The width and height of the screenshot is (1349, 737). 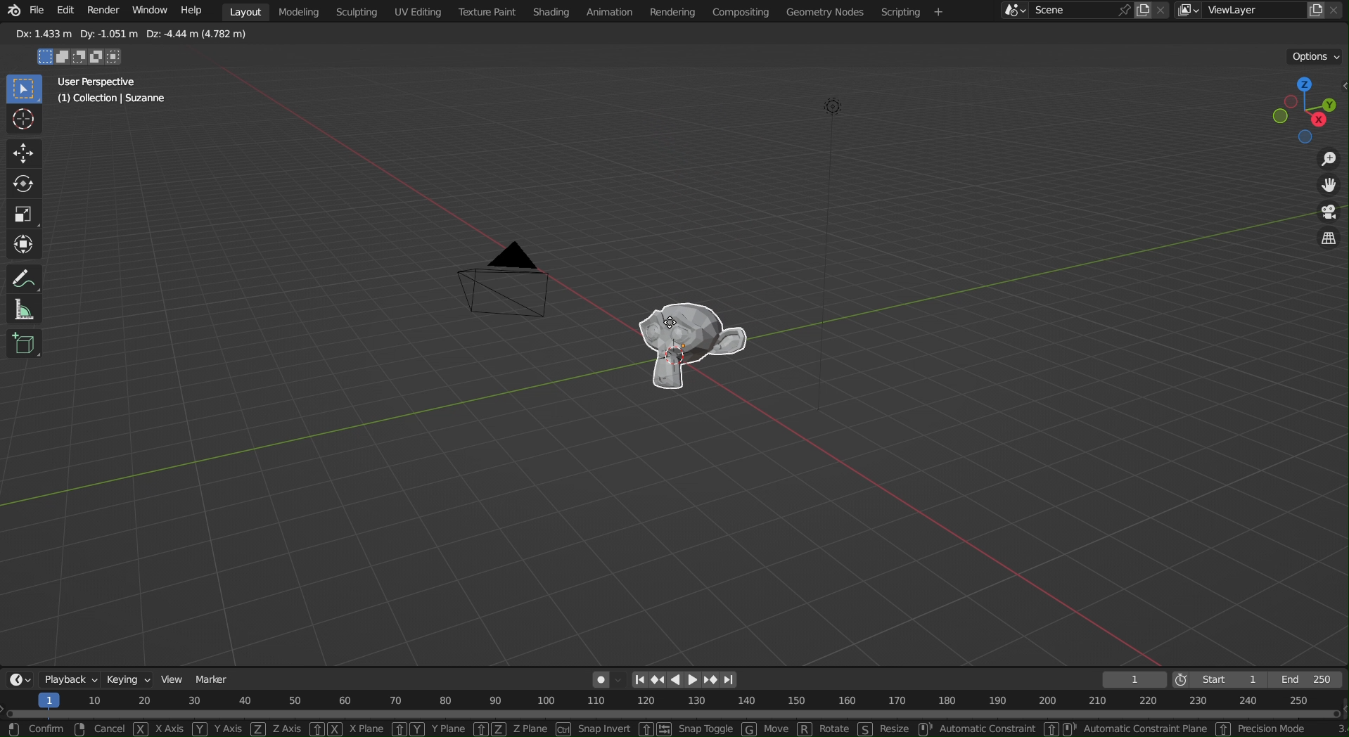 What do you see at coordinates (112, 99) in the screenshot?
I see `(1) Collection | Suzanne` at bounding box center [112, 99].